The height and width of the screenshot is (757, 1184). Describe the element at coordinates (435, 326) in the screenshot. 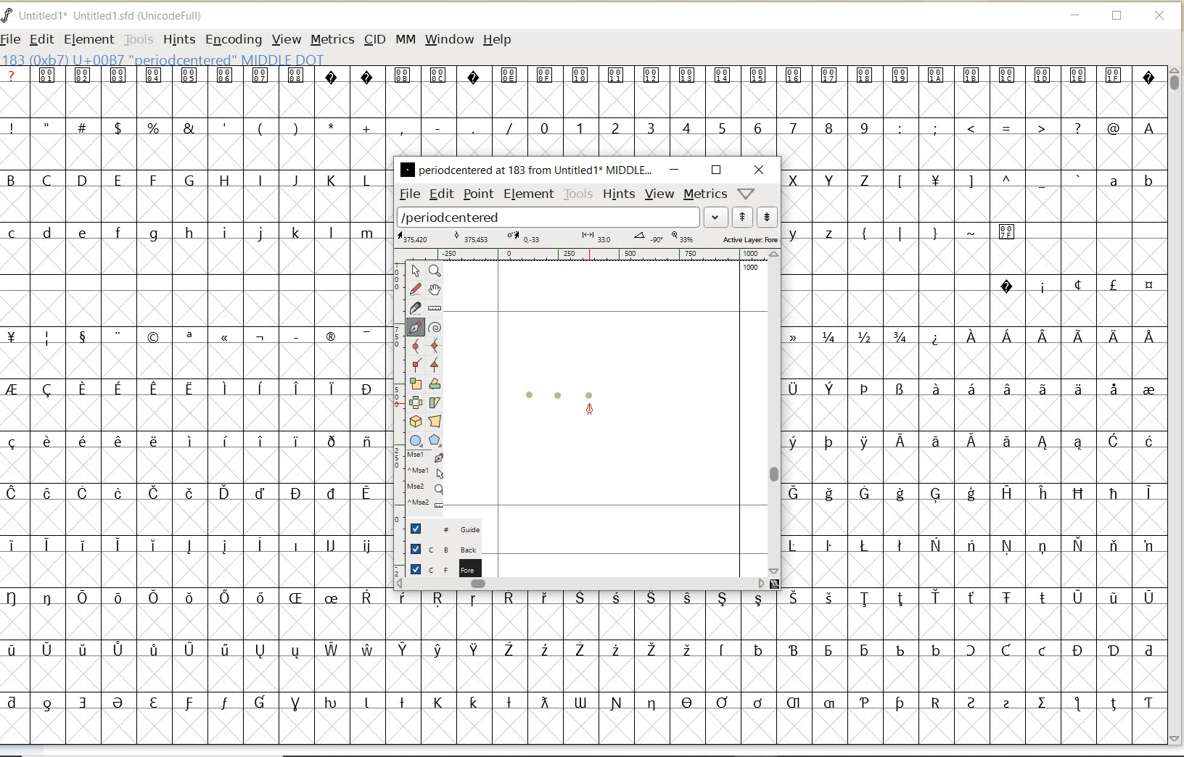

I see `change whether spiro is active or not` at that location.